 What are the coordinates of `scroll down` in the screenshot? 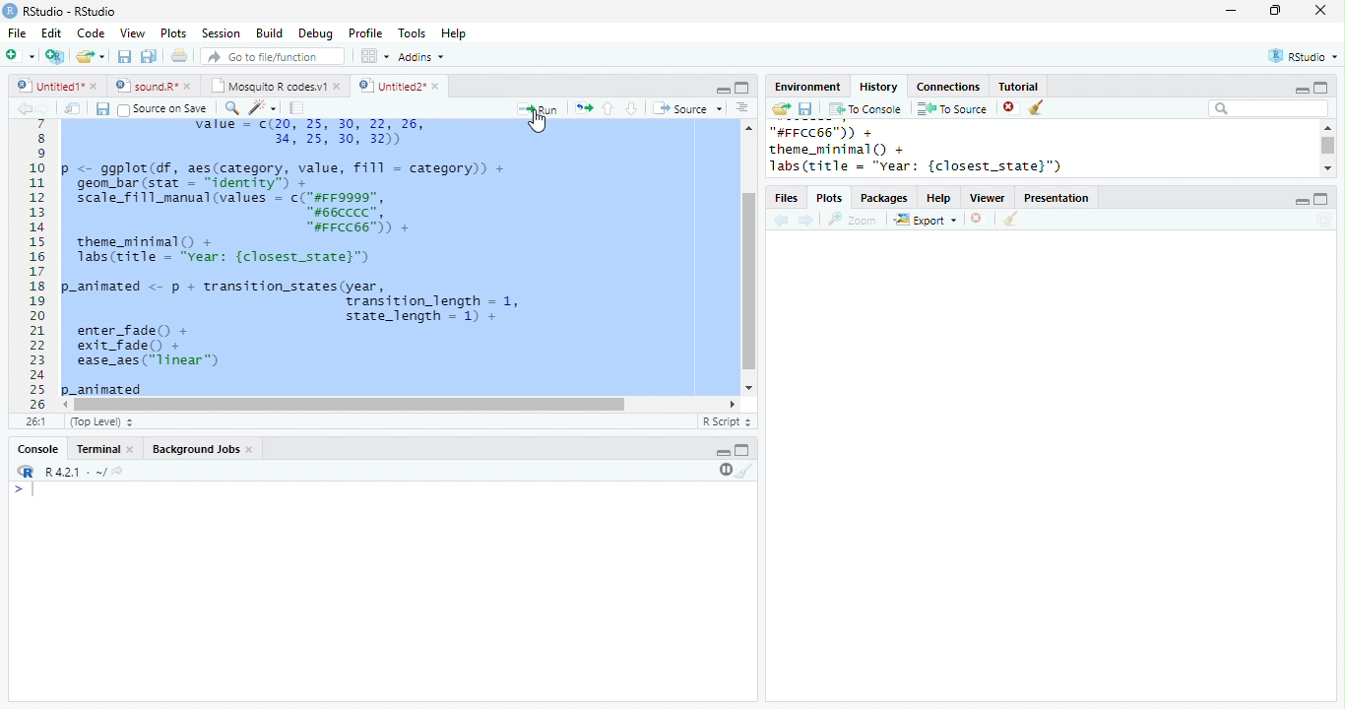 It's located at (749, 387).